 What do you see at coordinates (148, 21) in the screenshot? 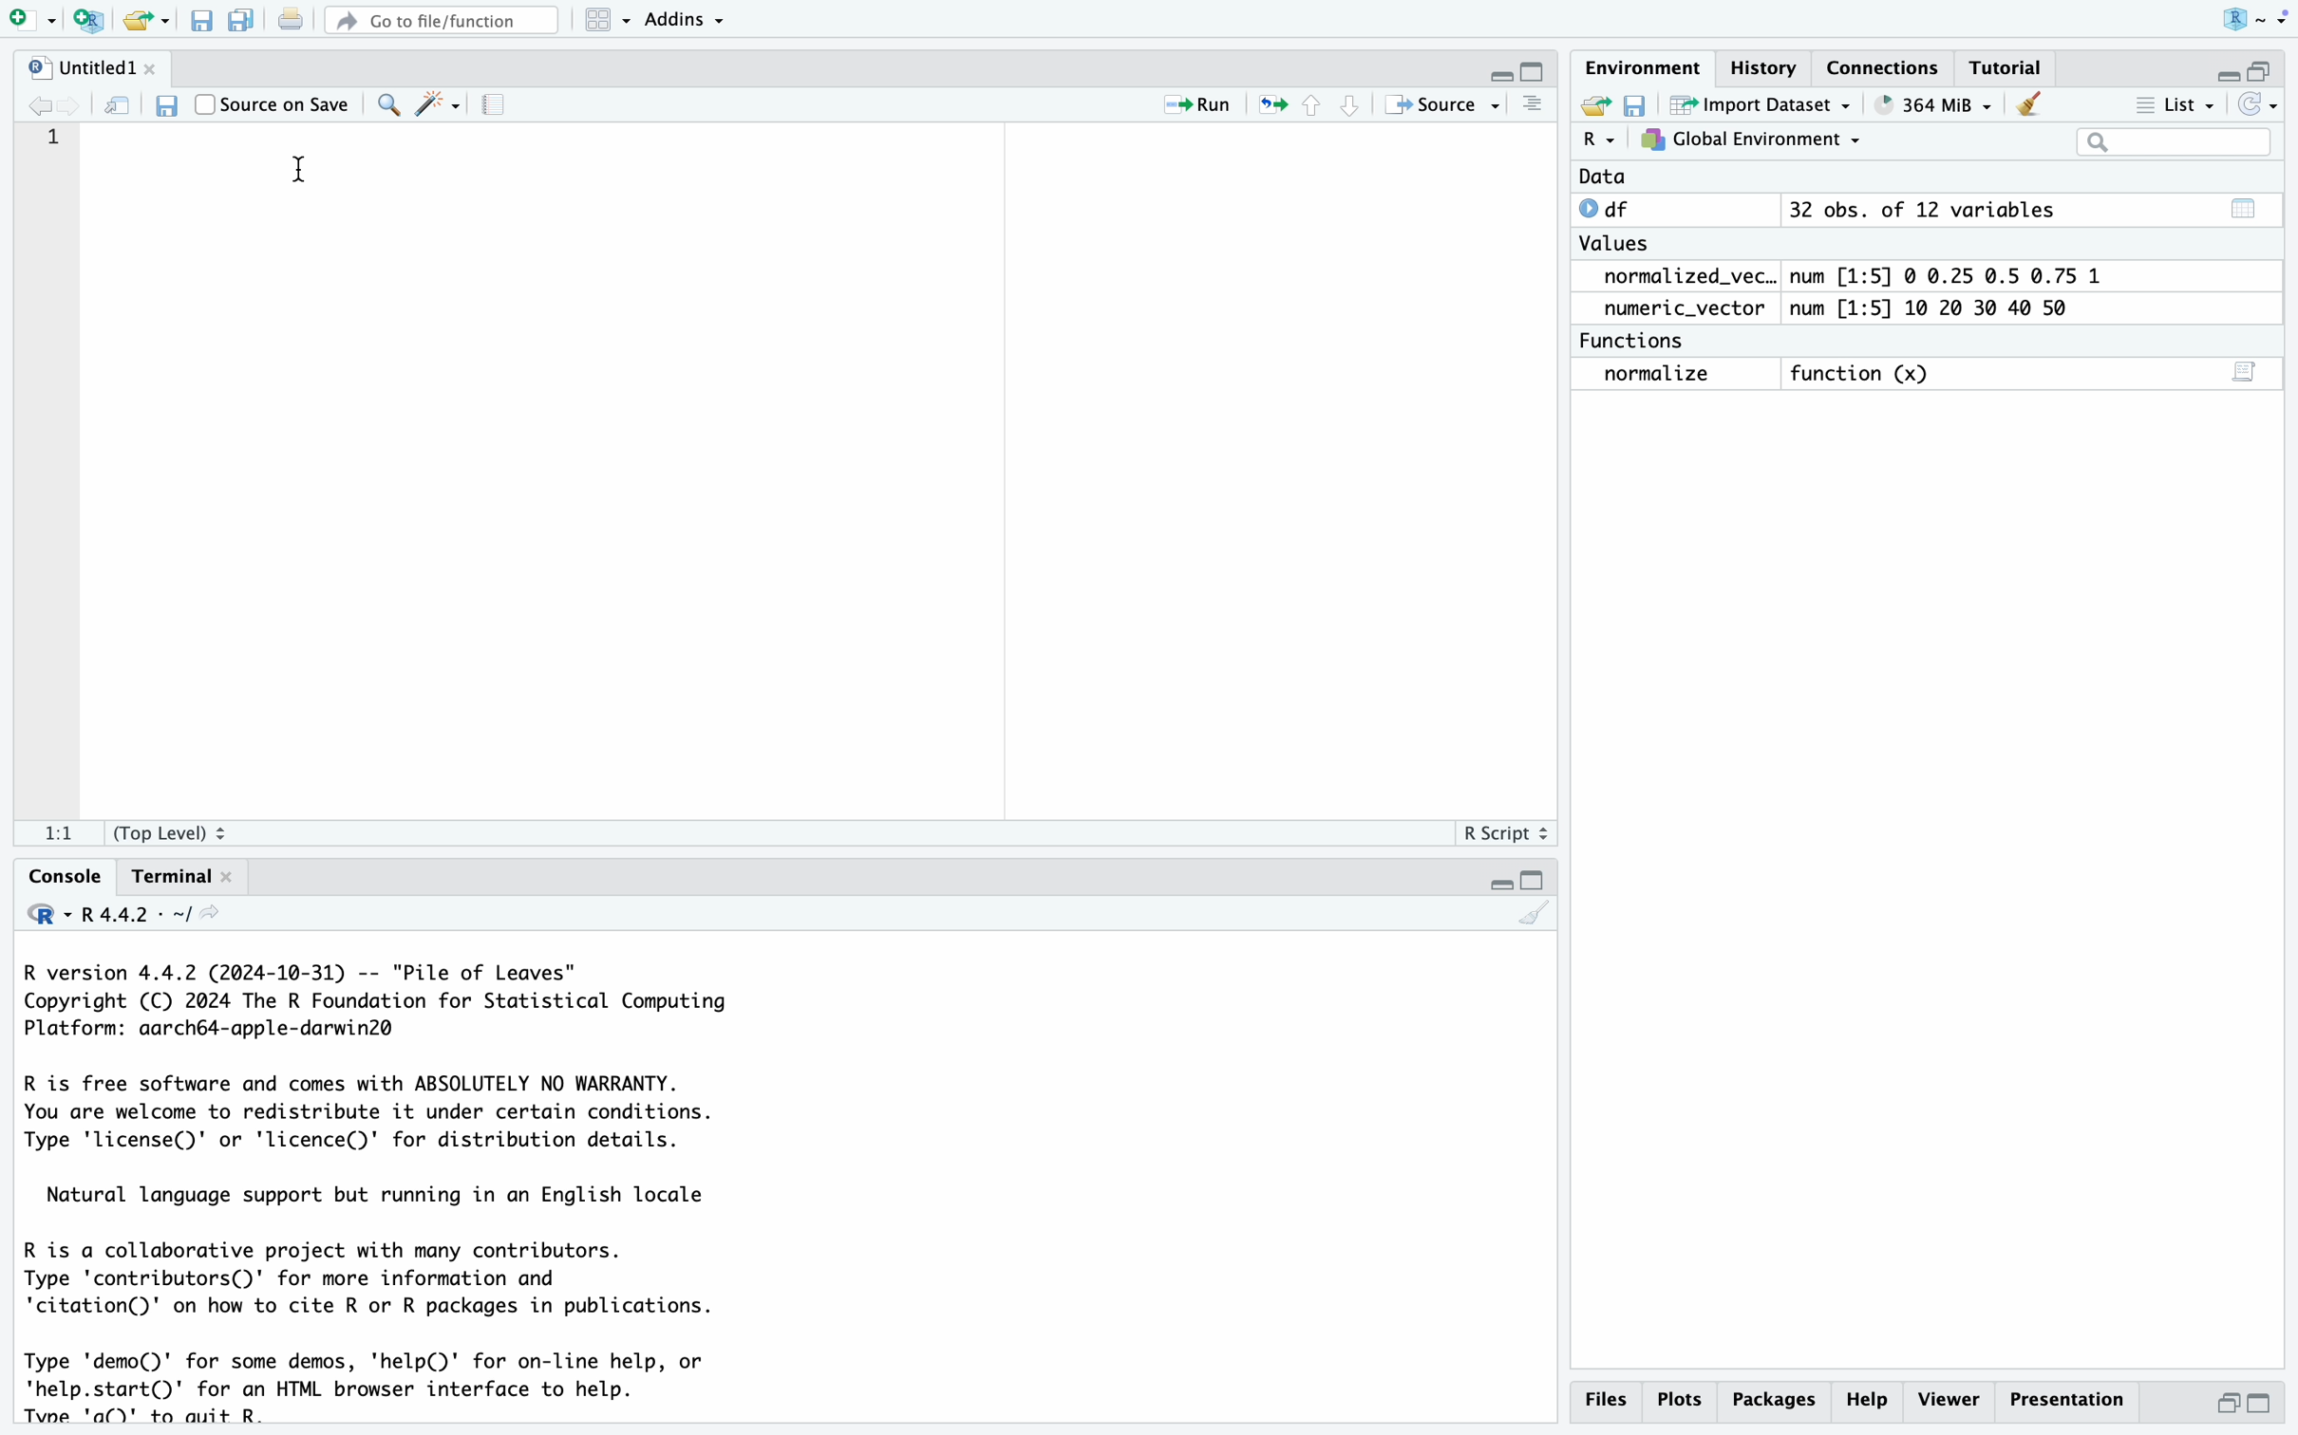
I see `Open` at bounding box center [148, 21].